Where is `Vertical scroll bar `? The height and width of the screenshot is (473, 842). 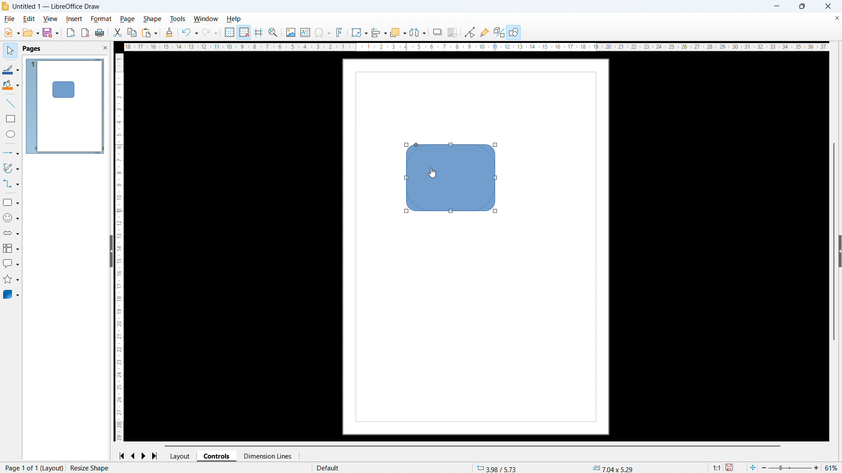 Vertical scroll bar  is located at coordinates (834, 241).